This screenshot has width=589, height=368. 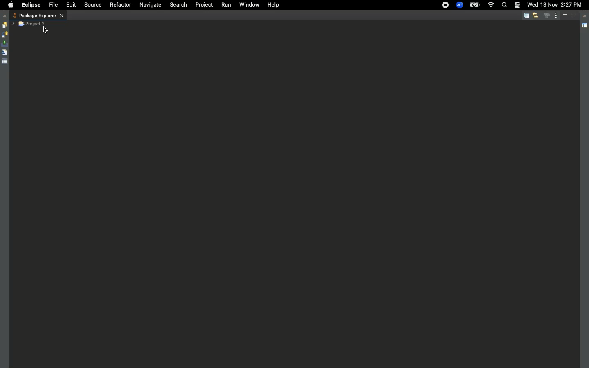 What do you see at coordinates (272, 4) in the screenshot?
I see `Help` at bounding box center [272, 4].